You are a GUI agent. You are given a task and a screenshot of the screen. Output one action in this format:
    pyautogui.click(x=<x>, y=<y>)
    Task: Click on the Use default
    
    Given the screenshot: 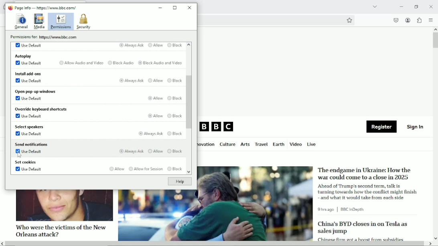 What is the action you would take?
    pyautogui.click(x=29, y=153)
    